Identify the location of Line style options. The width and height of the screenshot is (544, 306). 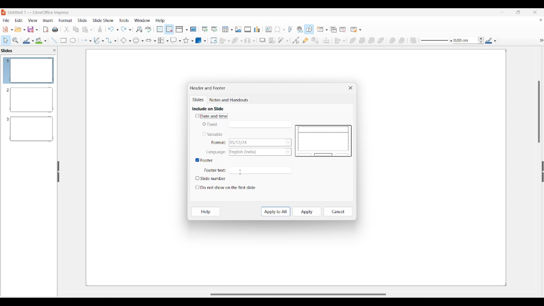
(437, 41).